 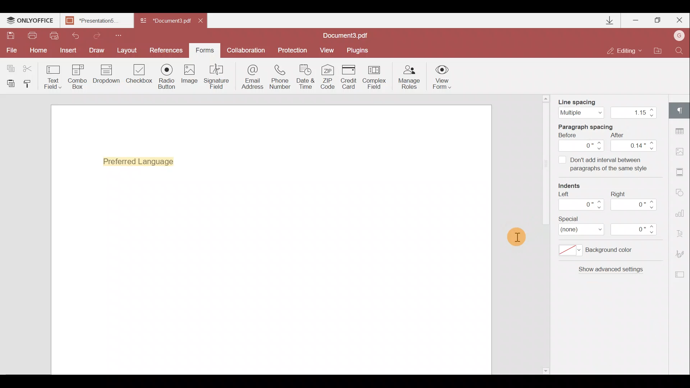 I want to click on Paragraph settings, so click(x=681, y=108).